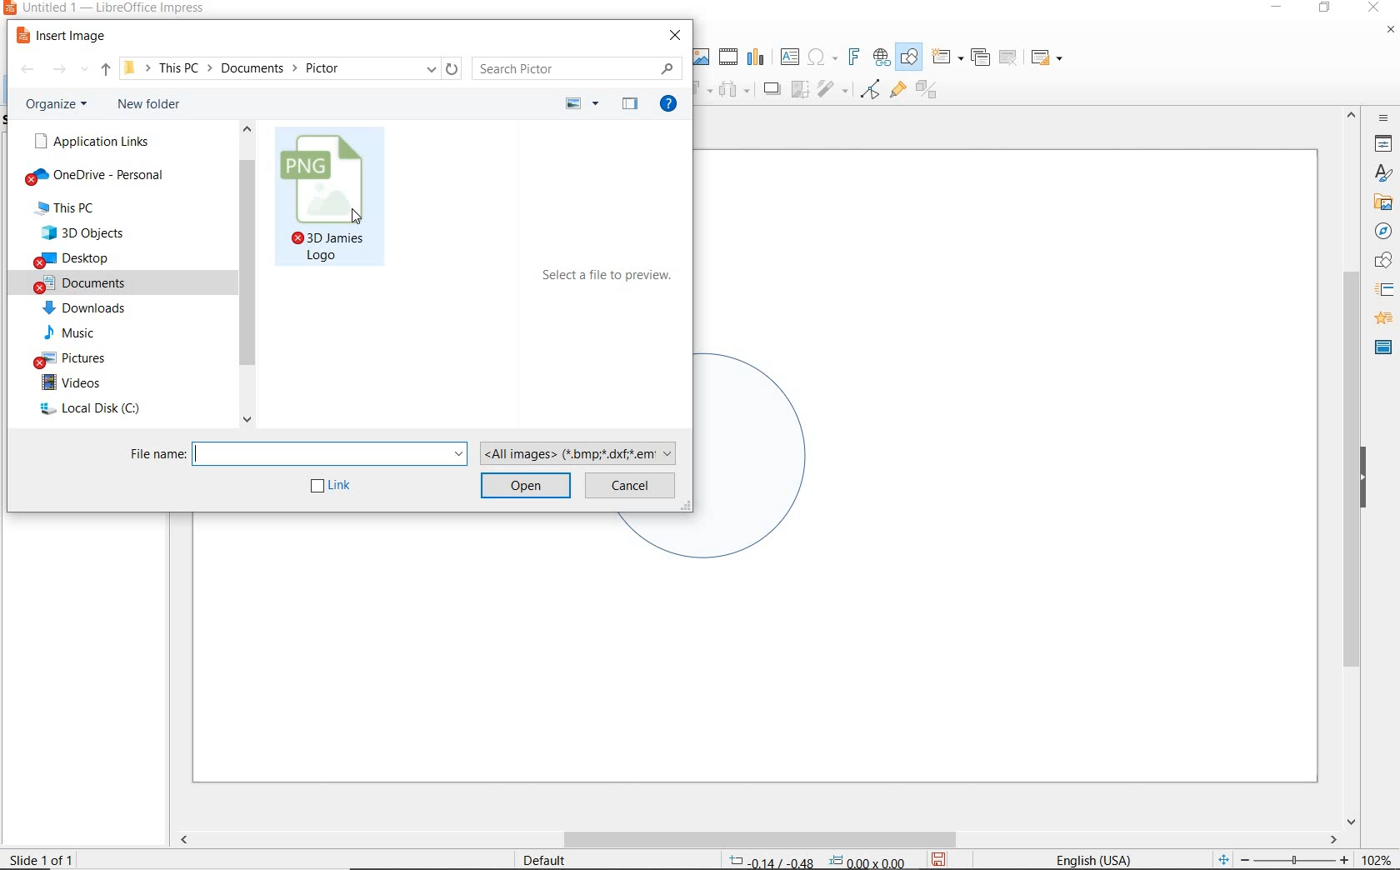 The image size is (1400, 870). What do you see at coordinates (677, 35) in the screenshot?
I see `close` at bounding box center [677, 35].